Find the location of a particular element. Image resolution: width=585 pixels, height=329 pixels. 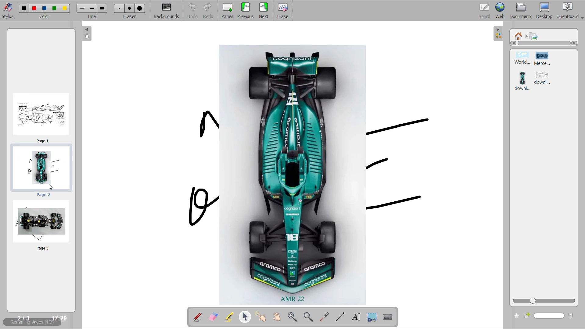

root is located at coordinates (520, 36).